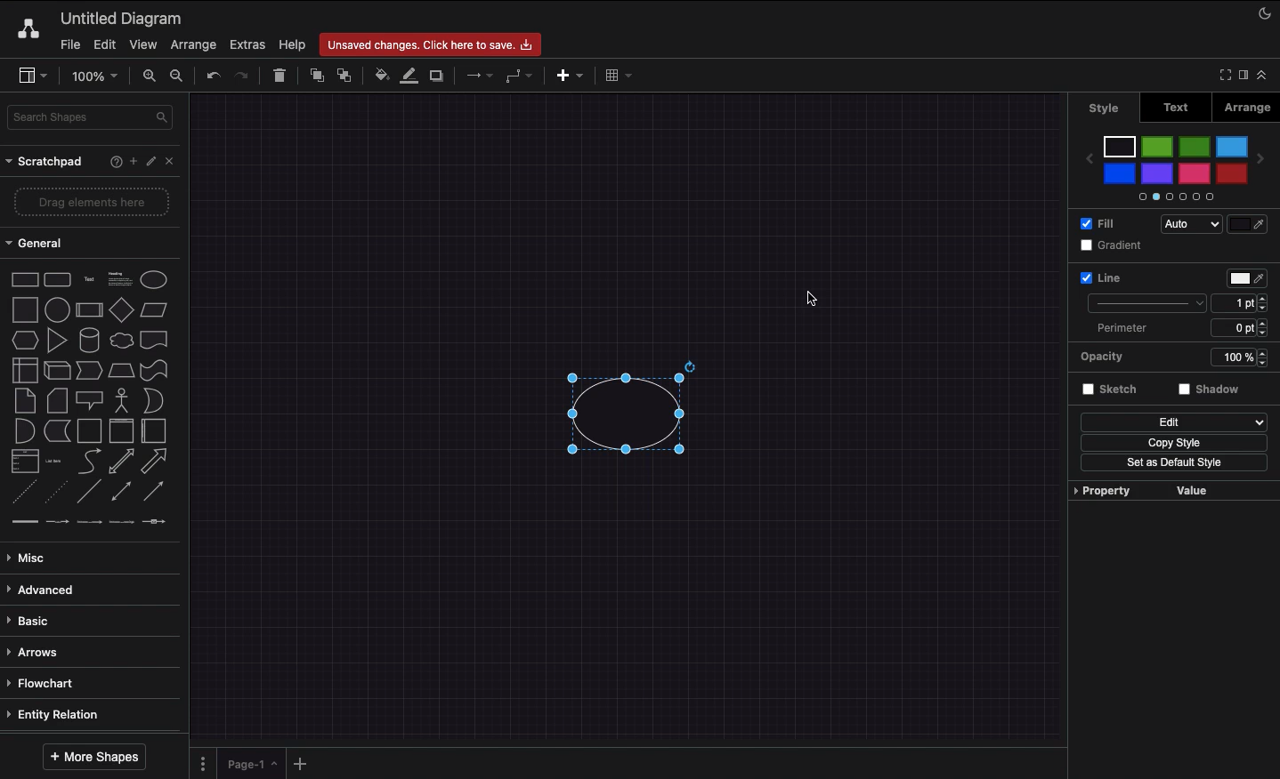 The height and width of the screenshot is (779, 1280). What do you see at coordinates (21, 494) in the screenshot?
I see `Dashed line` at bounding box center [21, 494].